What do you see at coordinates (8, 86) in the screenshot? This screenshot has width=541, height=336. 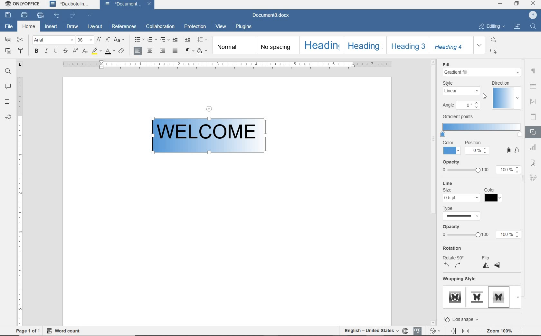 I see `COMMENTS` at bounding box center [8, 86].